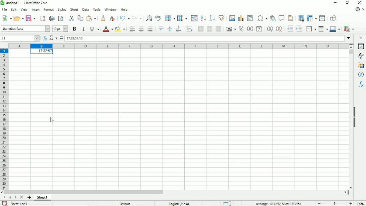 Image resolution: width=366 pixels, height=206 pixels. I want to click on Freeze rows and columns, so click(312, 18).